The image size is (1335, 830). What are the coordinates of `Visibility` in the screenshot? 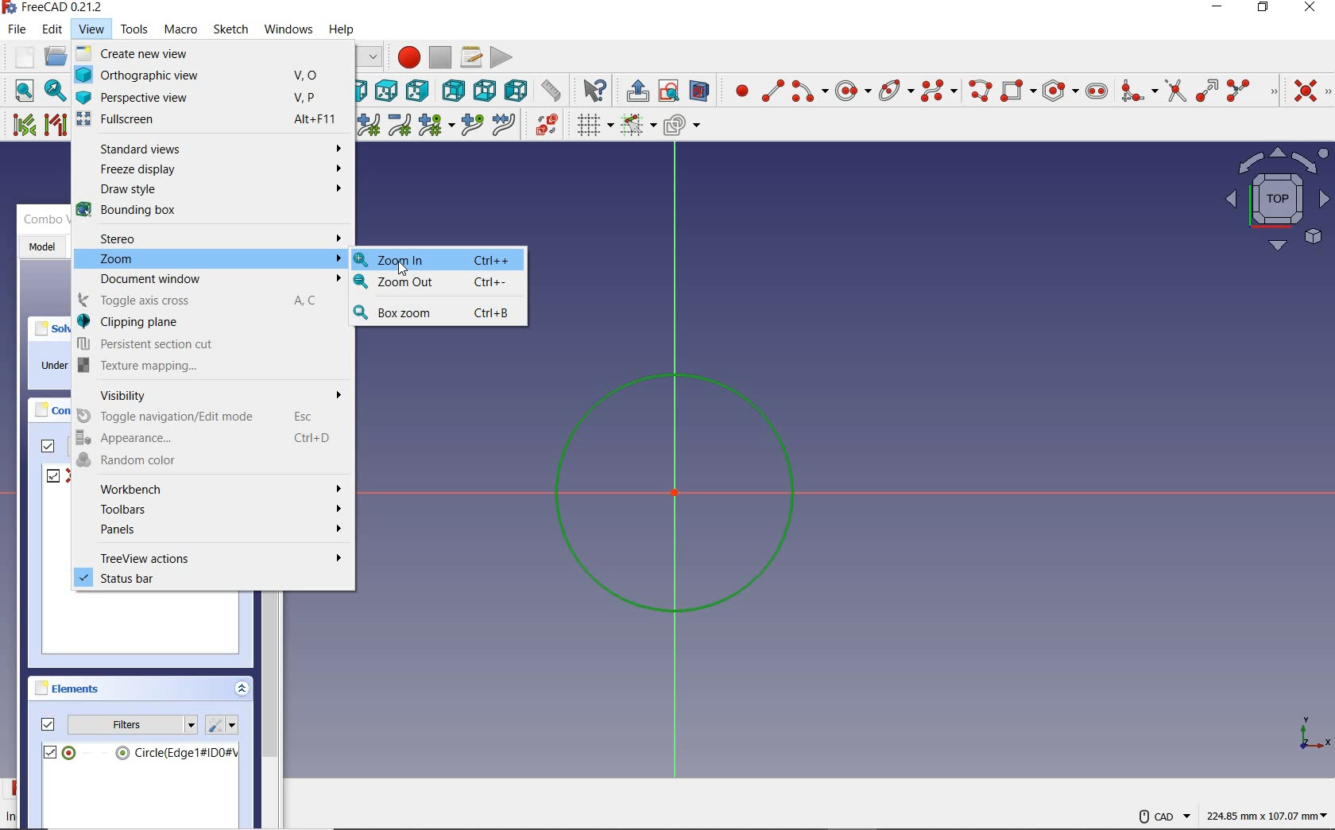 It's located at (213, 395).